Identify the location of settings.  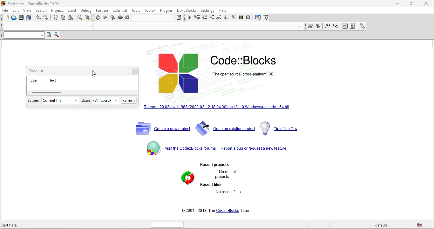
(207, 11).